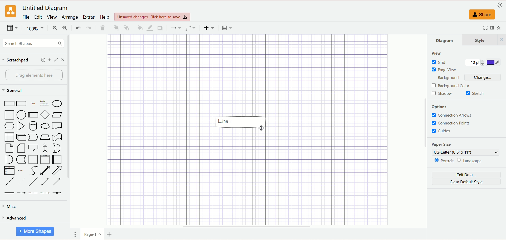 Image resolution: width=506 pixels, height=240 pixels. I want to click on 100%, so click(34, 29).